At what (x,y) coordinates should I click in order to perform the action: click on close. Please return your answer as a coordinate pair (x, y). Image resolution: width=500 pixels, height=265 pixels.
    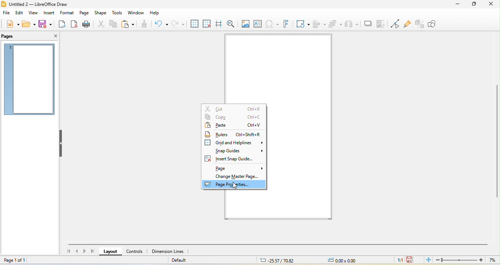
    Looking at the image, I should click on (490, 4).